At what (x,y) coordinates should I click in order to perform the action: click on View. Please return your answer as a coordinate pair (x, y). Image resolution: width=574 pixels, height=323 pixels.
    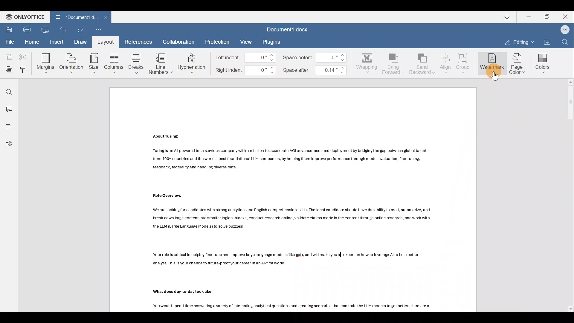
    Looking at the image, I should click on (246, 41).